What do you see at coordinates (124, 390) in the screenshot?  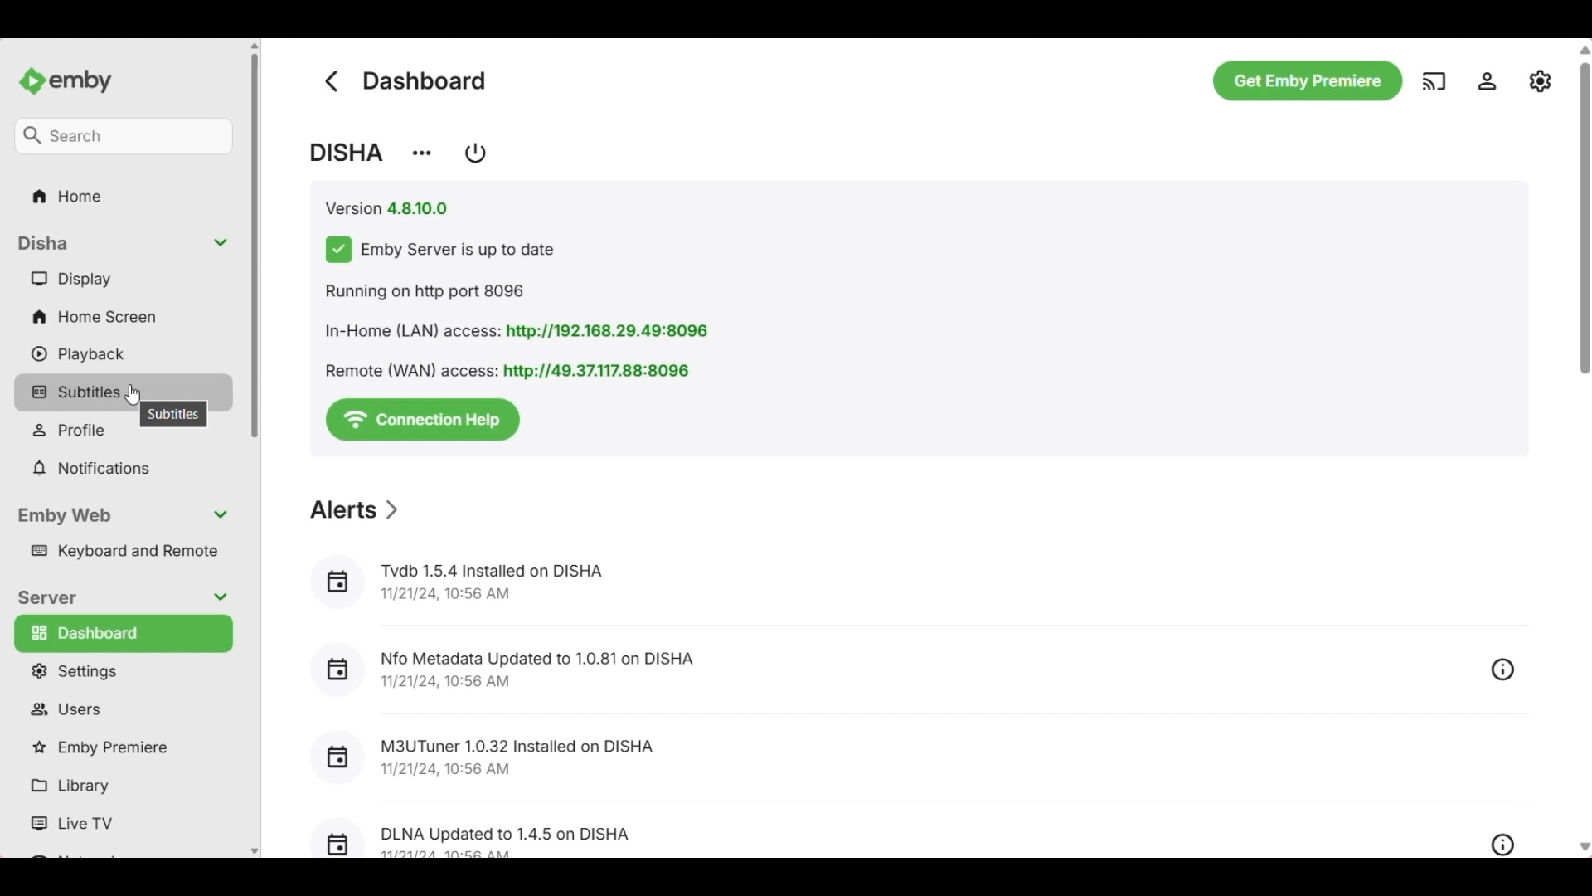 I see `Subtitles` at bounding box center [124, 390].